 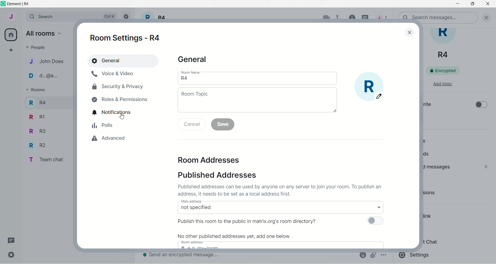 I want to click on ecurity and privacy, so click(x=116, y=87).